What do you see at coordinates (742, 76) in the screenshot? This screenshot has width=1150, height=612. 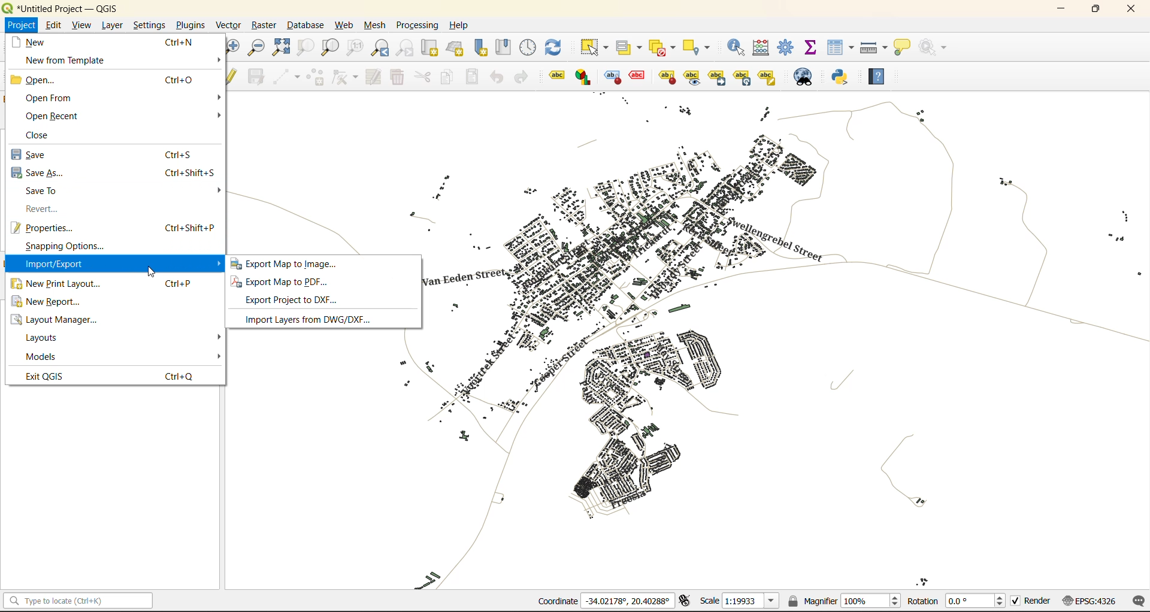 I see `Rotate a label` at bounding box center [742, 76].